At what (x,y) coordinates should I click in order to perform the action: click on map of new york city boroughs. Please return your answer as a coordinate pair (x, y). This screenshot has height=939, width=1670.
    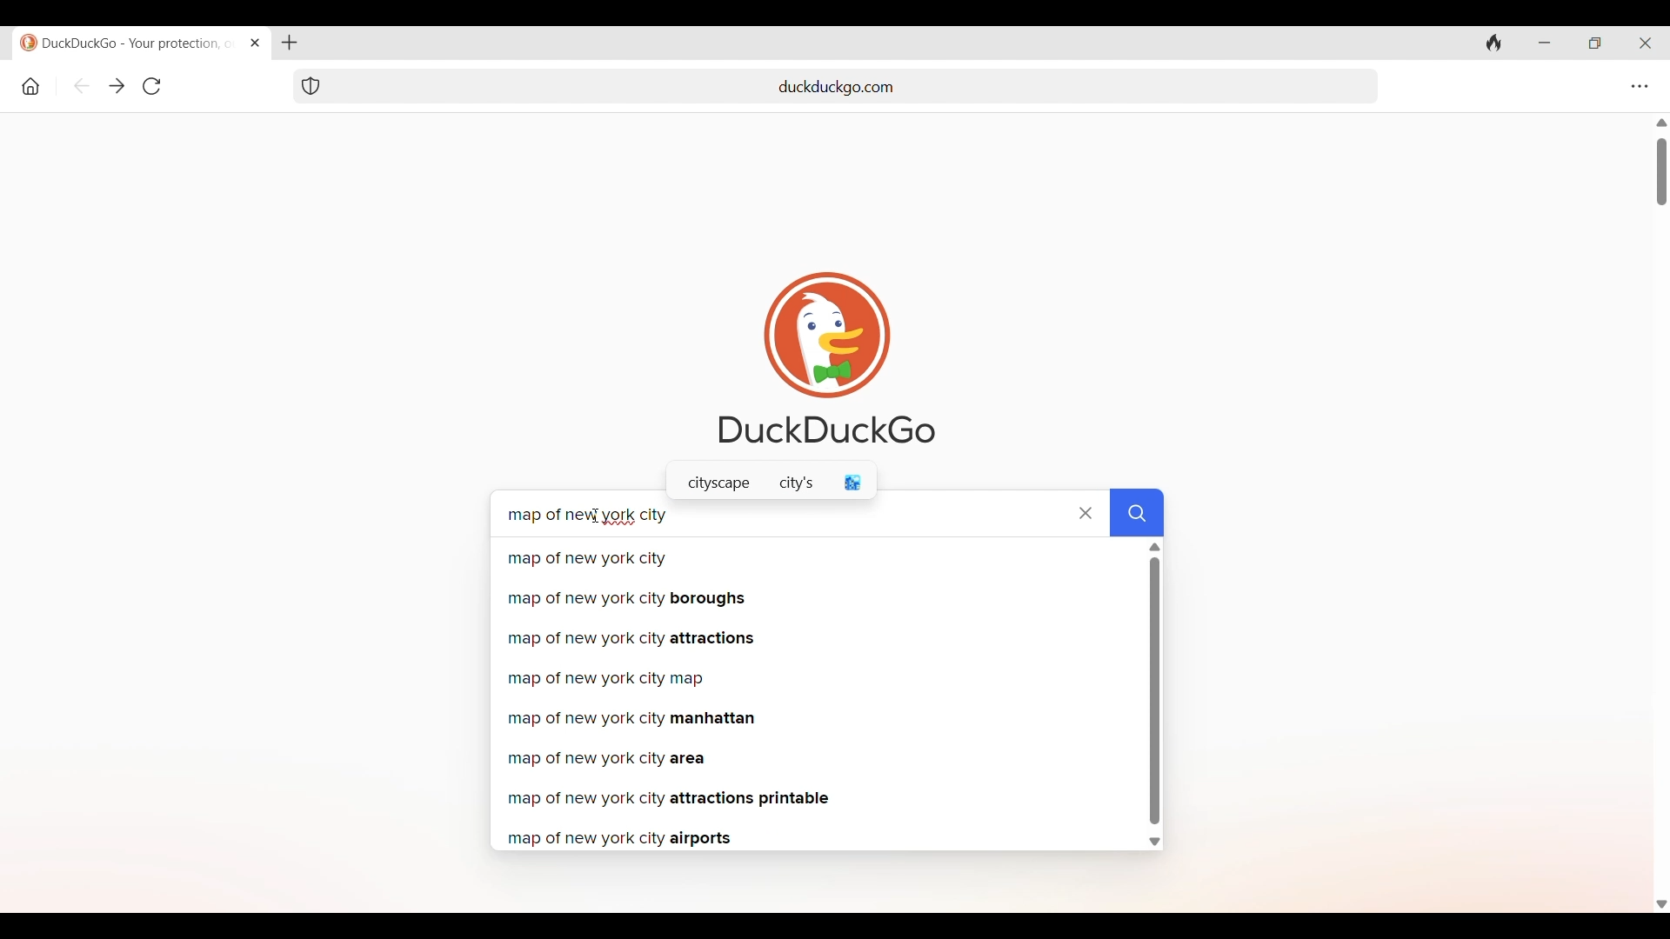
    Looking at the image, I should click on (816, 599).